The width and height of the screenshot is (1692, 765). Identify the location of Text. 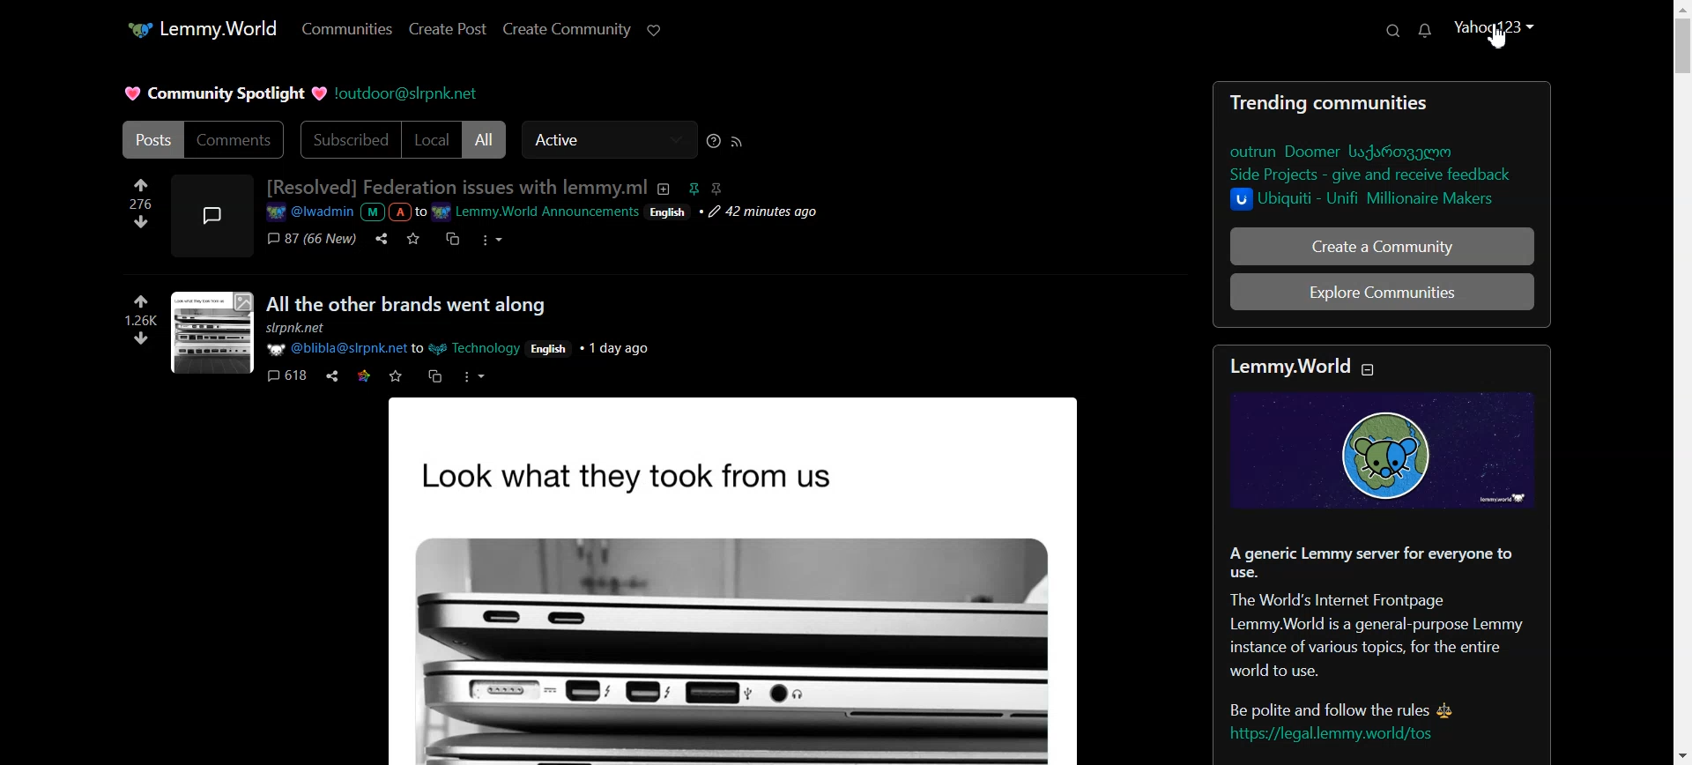
(1382, 152).